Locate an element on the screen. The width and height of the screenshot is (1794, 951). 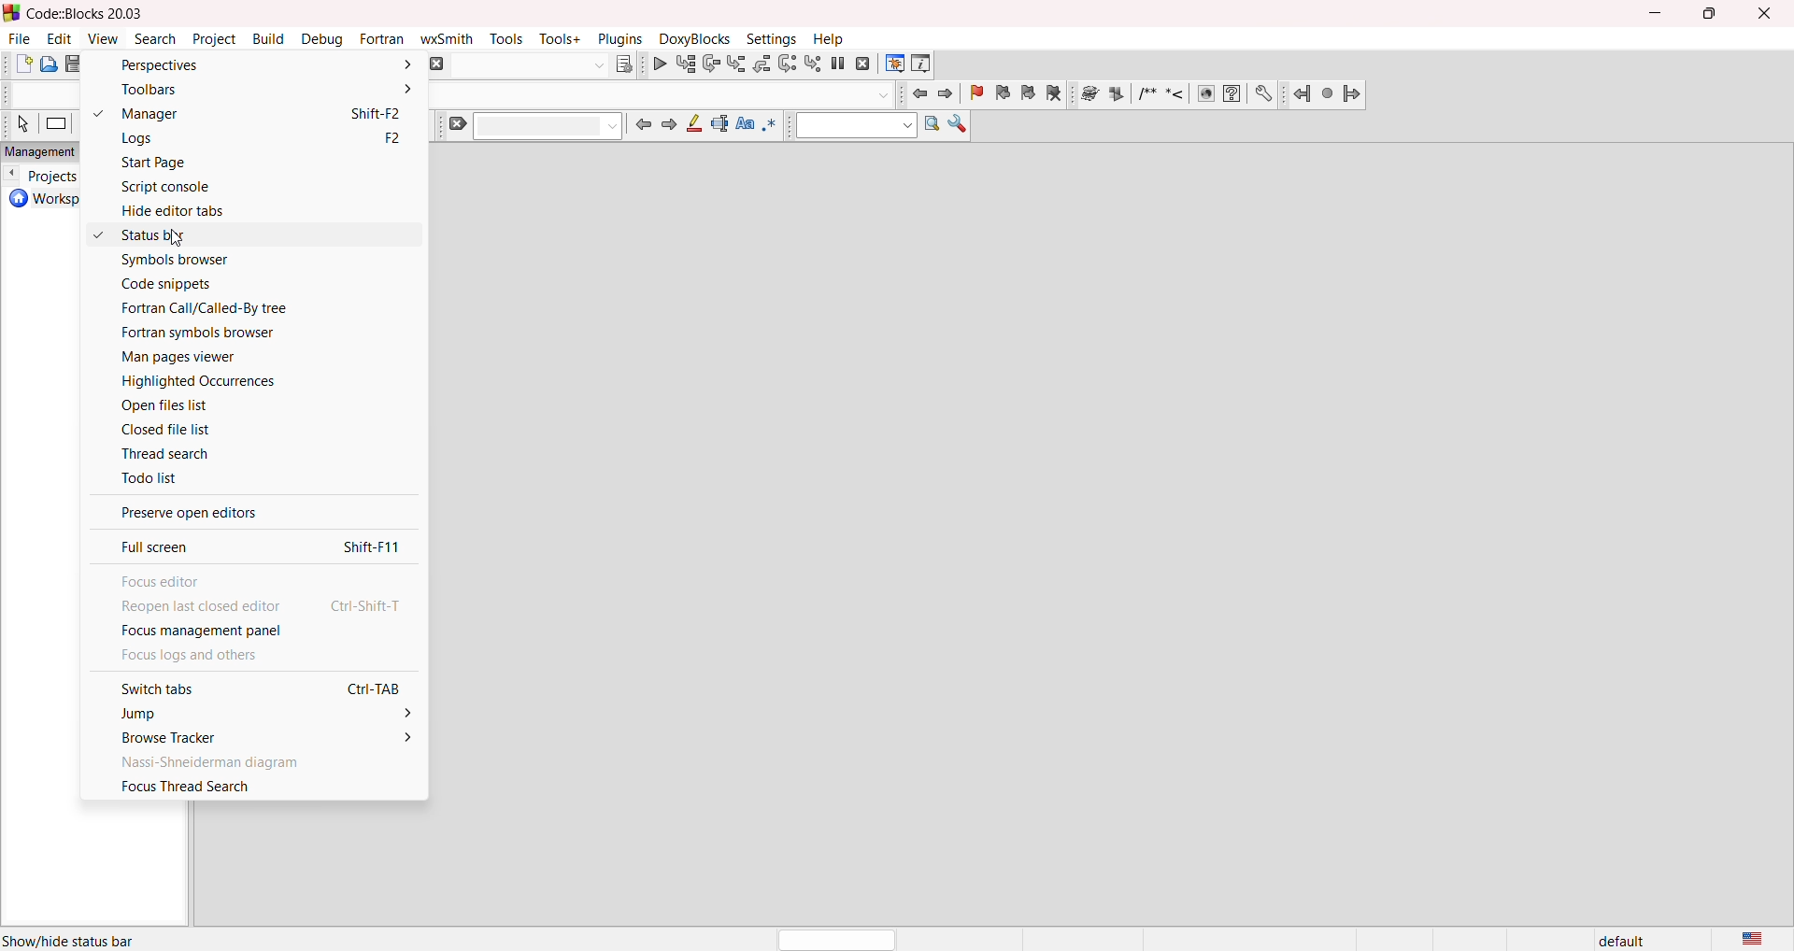
Forward jump is located at coordinates (1352, 96).